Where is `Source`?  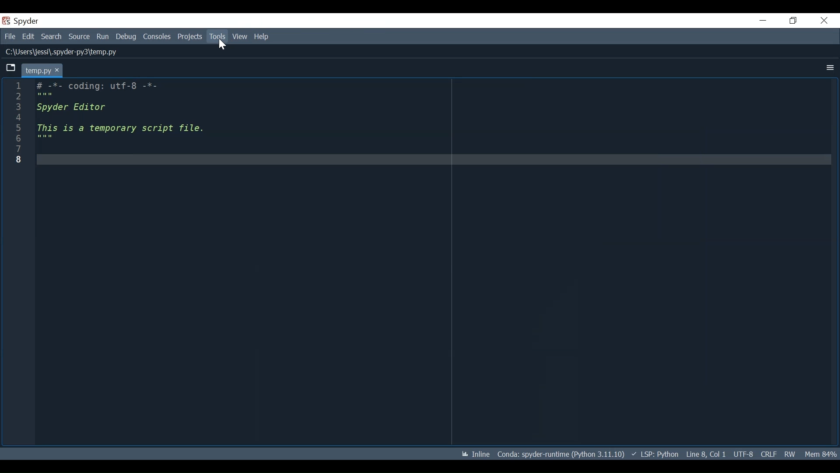 Source is located at coordinates (80, 38).